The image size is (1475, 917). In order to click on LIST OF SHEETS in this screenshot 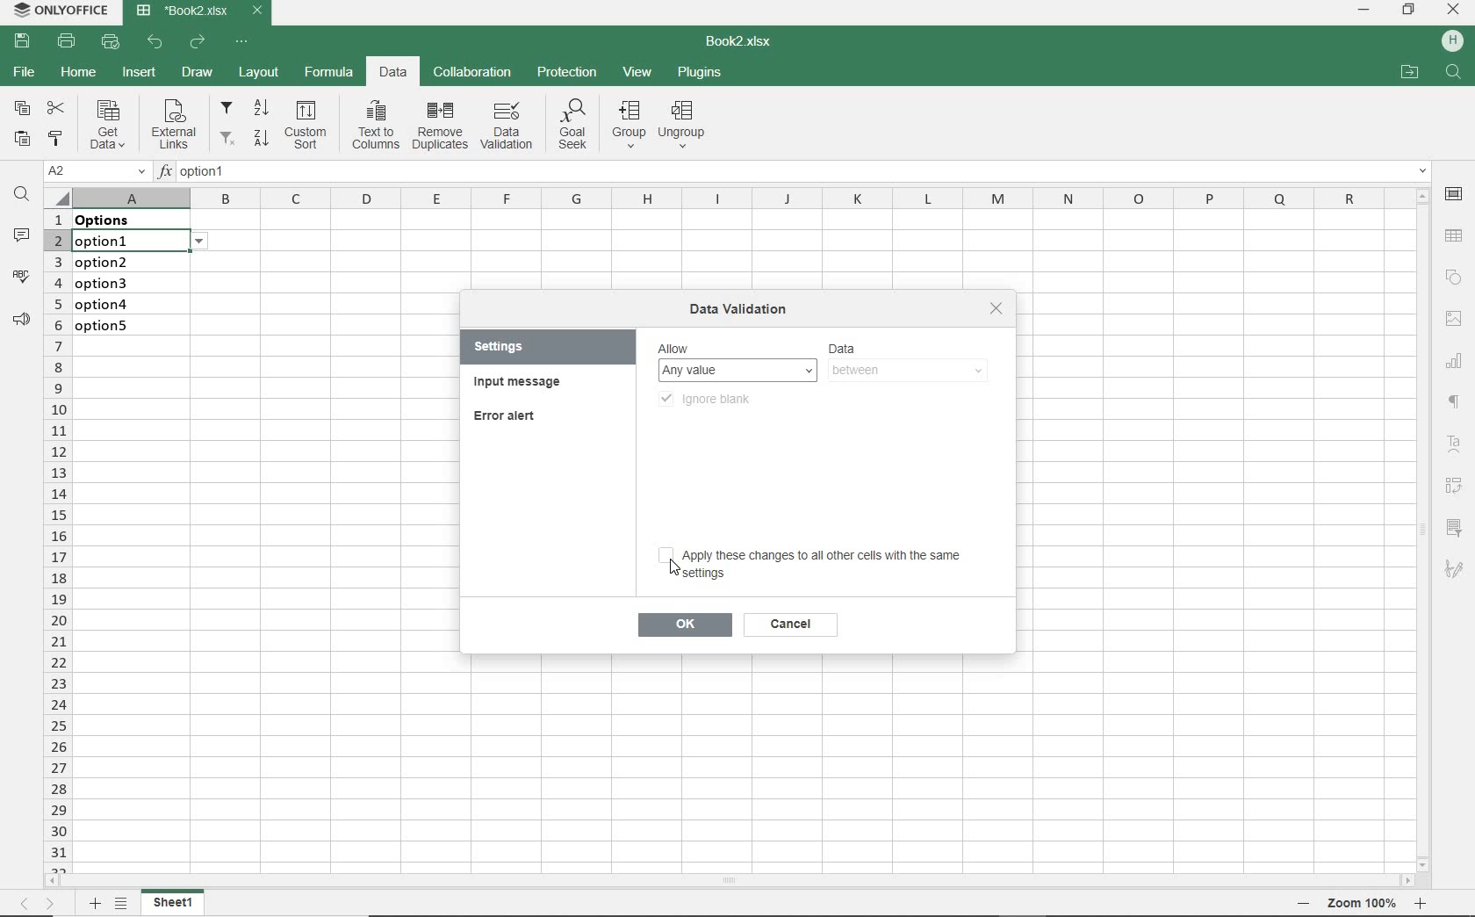, I will do `click(120, 904)`.